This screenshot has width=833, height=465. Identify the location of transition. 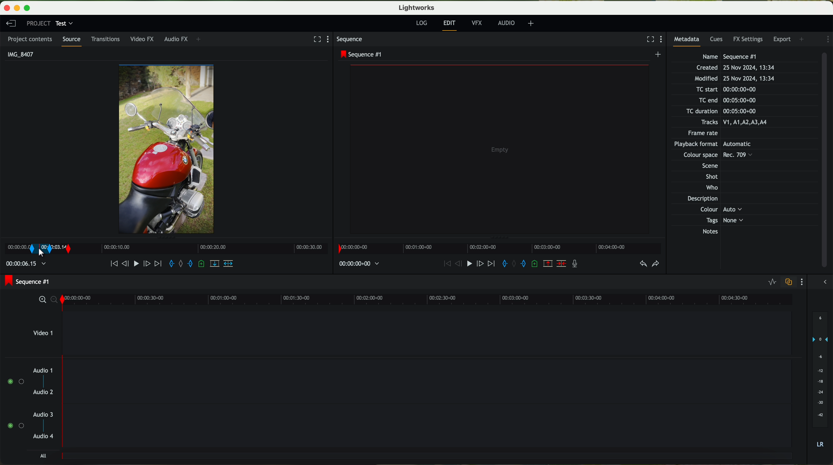
(48, 249).